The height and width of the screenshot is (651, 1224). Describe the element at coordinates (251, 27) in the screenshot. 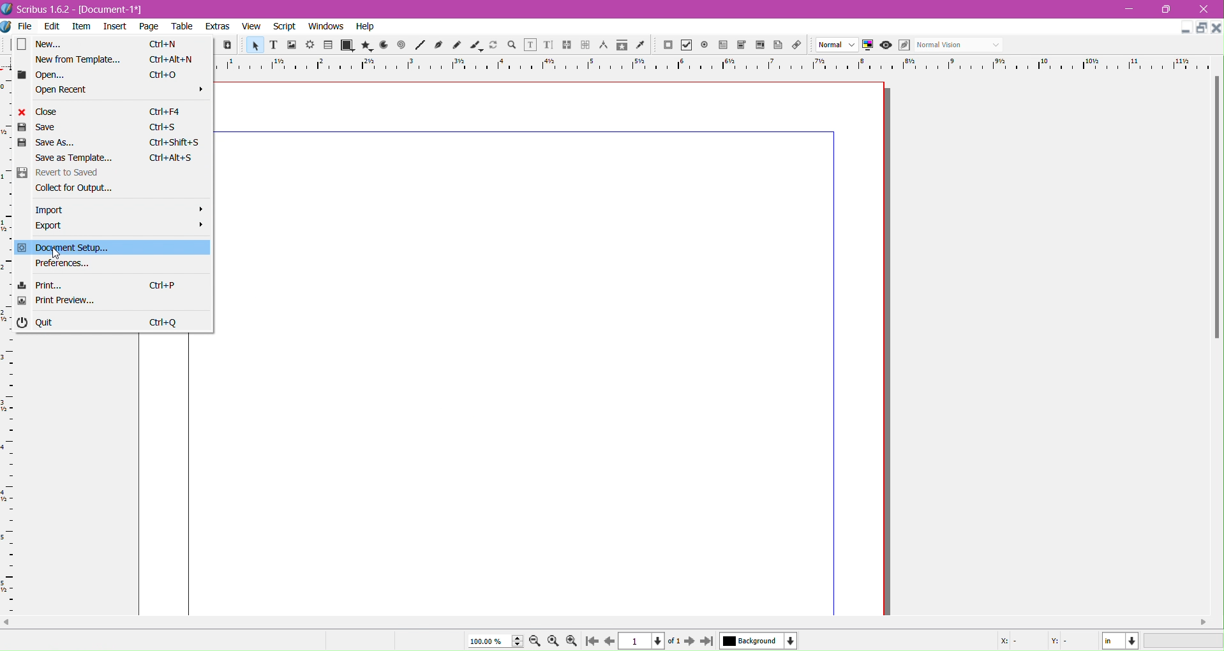

I see `view menu` at that location.